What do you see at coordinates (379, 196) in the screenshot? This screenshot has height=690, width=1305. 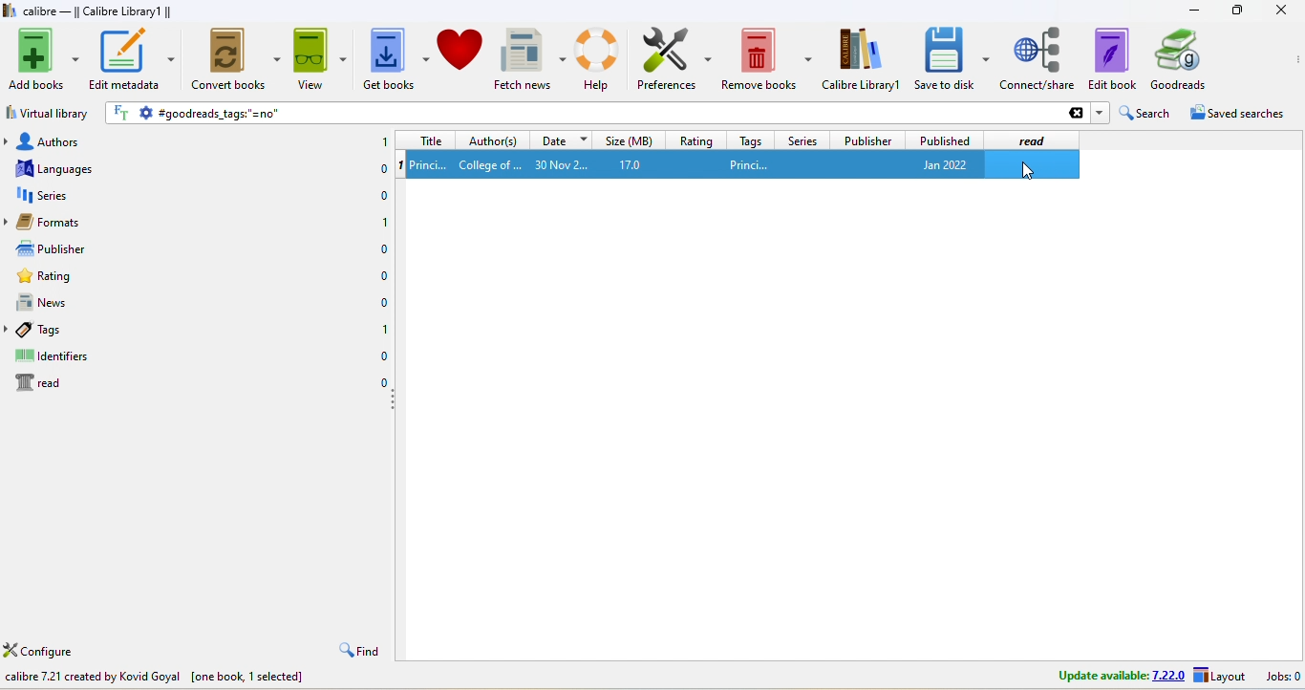 I see `0` at bounding box center [379, 196].